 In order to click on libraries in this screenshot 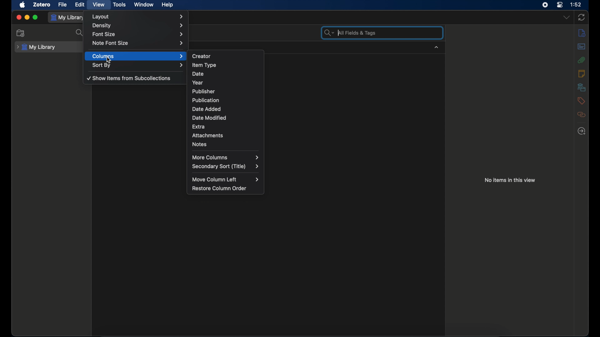, I will do `click(582, 87)`.